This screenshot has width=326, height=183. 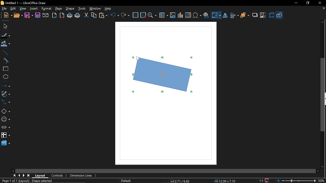 I want to click on Current diagram, so click(x=162, y=74).